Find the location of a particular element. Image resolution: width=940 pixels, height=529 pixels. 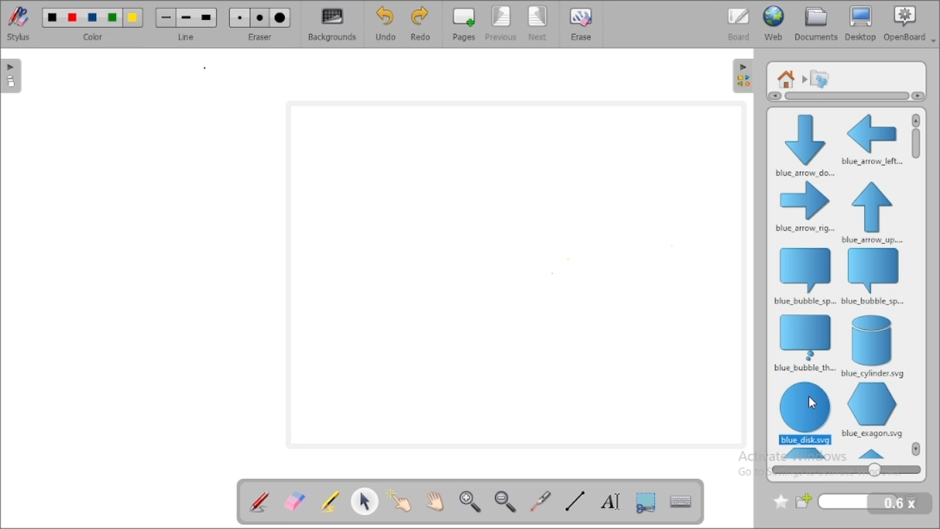

visual laser pointer is located at coordinates (541, 502).